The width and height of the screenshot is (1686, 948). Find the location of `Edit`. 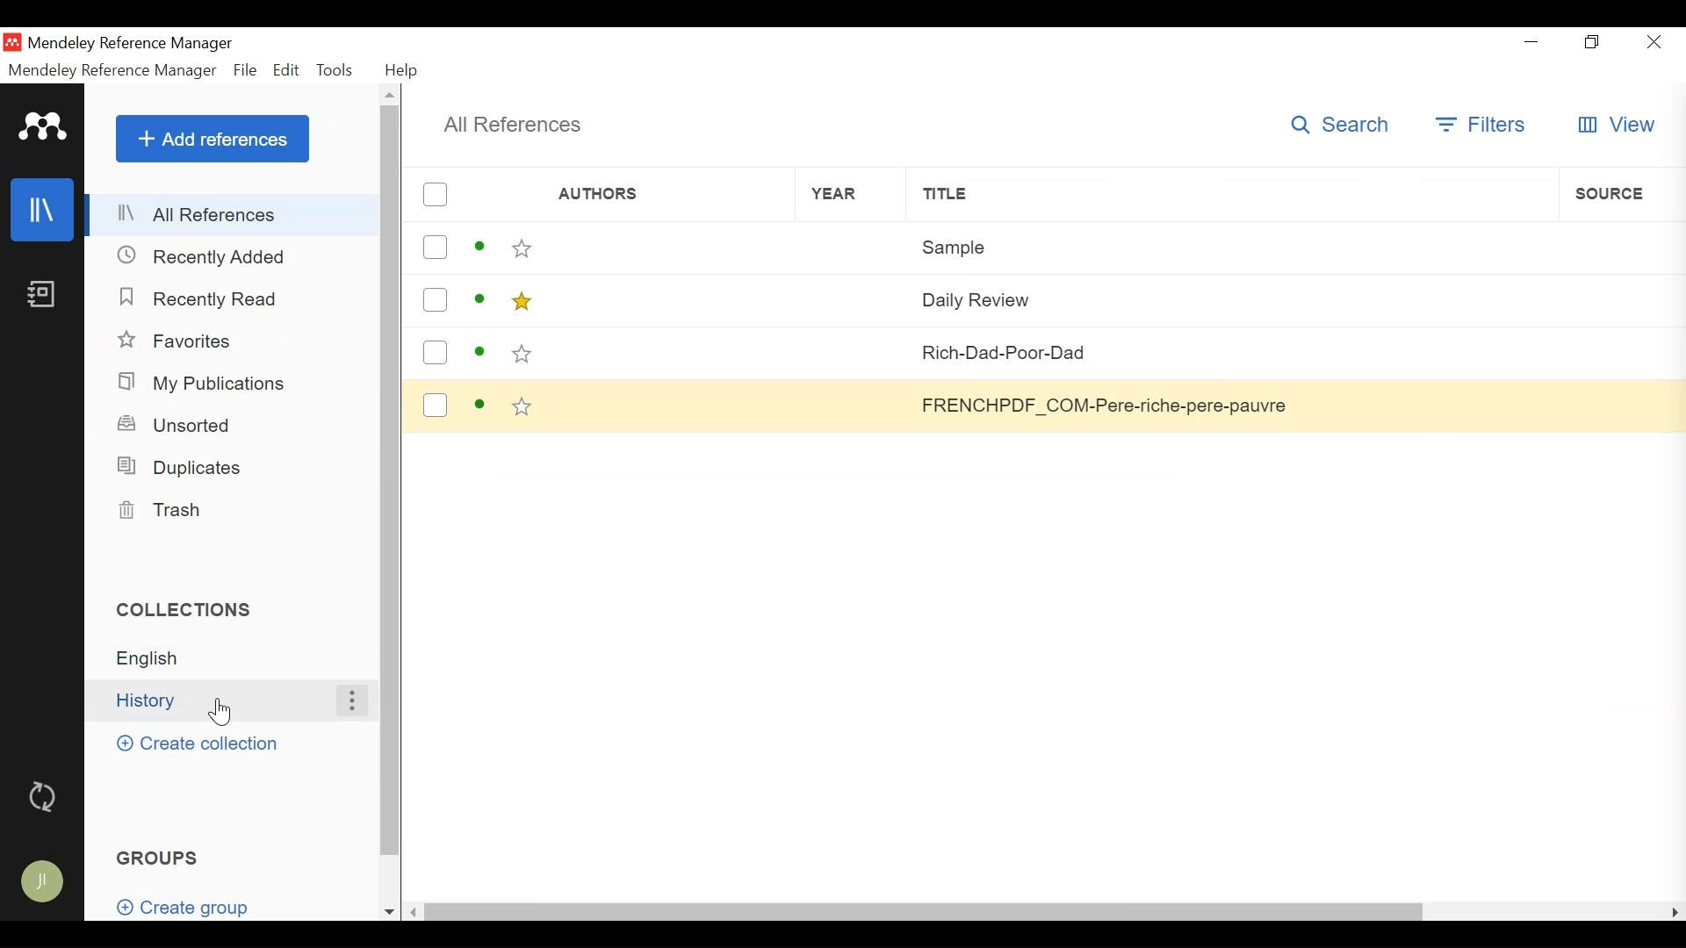

Edit is located at coordinates (287, 70).